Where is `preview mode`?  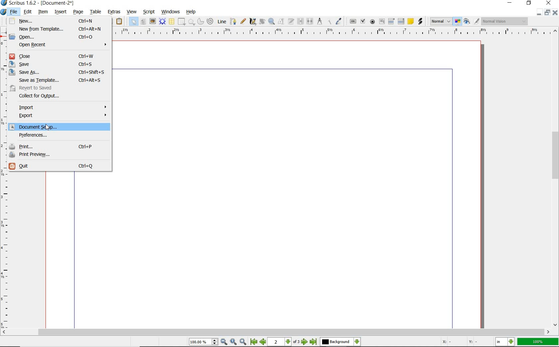 preview mode is located at coordinates (467, 22).